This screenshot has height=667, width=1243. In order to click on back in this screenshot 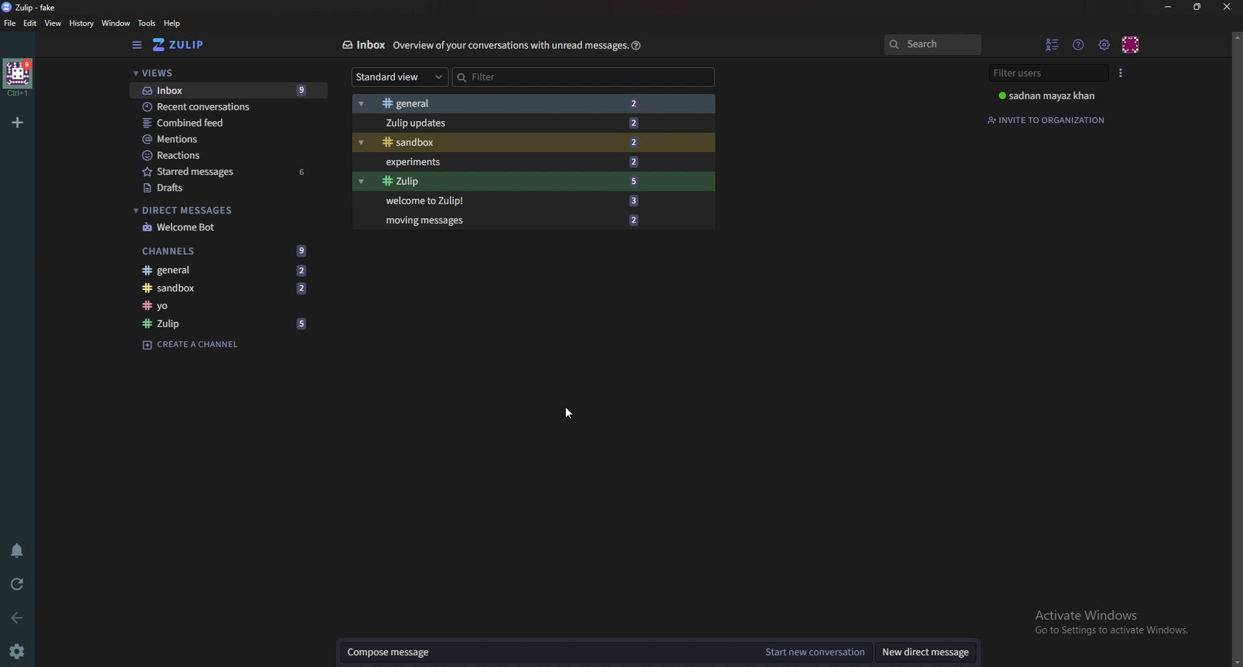, I will do `click(17, 618)`.